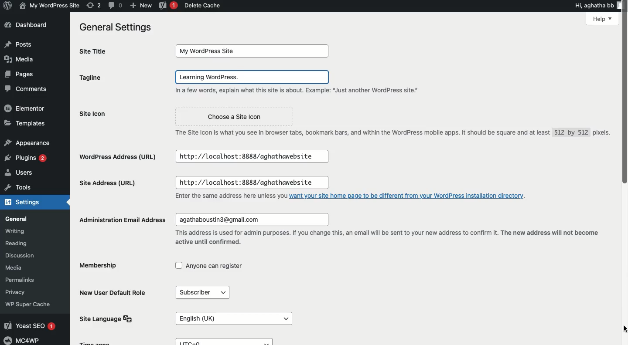 Image resolution: width=628 pixels, height=345 pixels. What do you see at coordinates (114, 27) in the screenshot?
I see `General settings` at bounding box center [114, 27].